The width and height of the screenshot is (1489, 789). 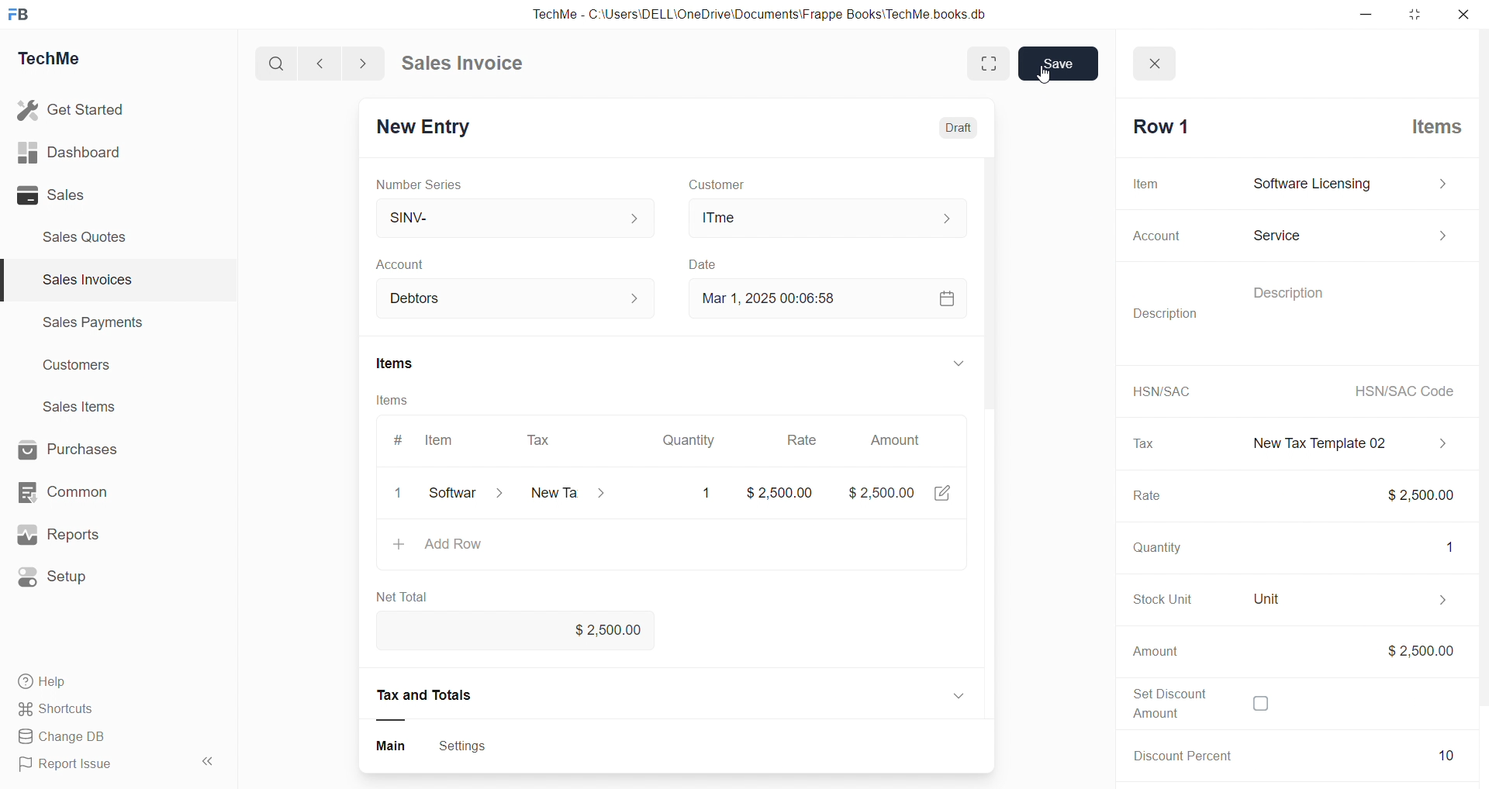 What do you see at coordinates (688, 436) in the screenshot?
I see `Quantity` at bounding box center [688, 436].